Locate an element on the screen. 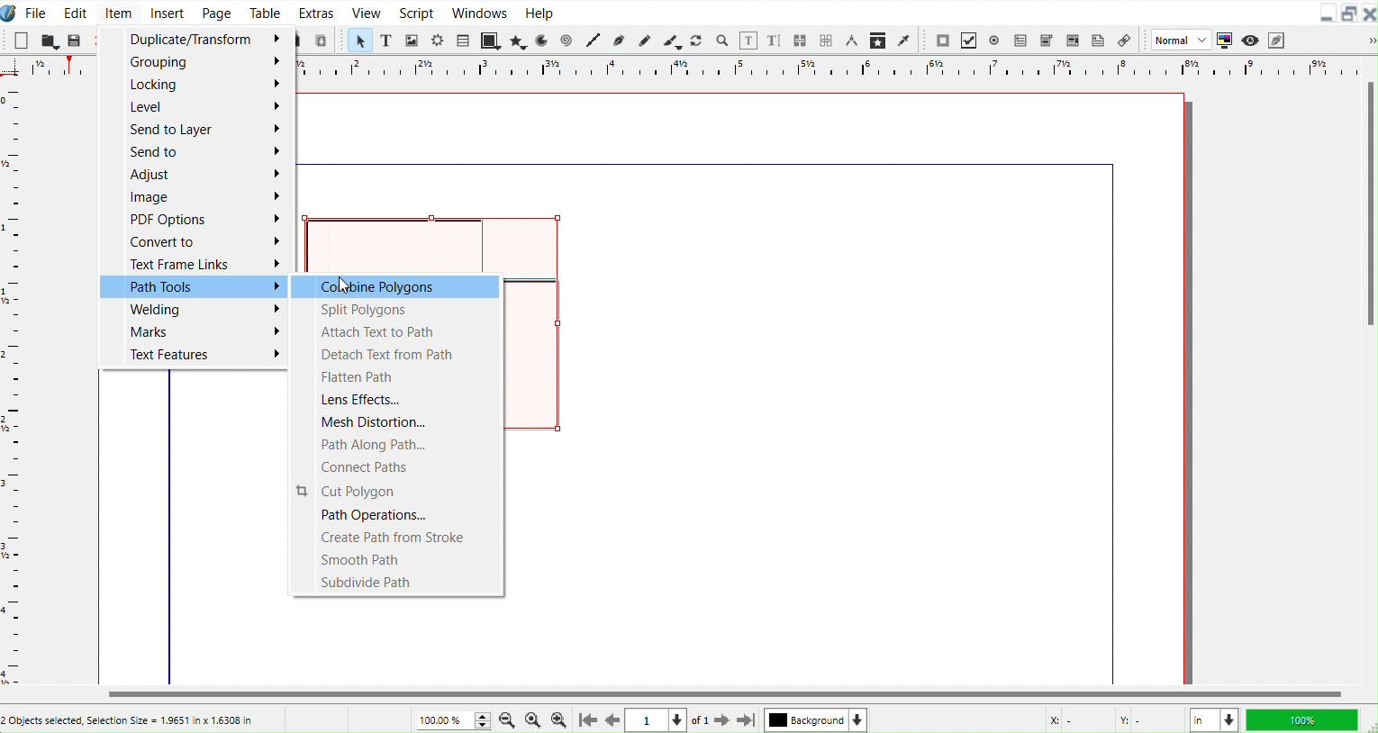  X Co-ordinate is located at coordinates (1074, 720).